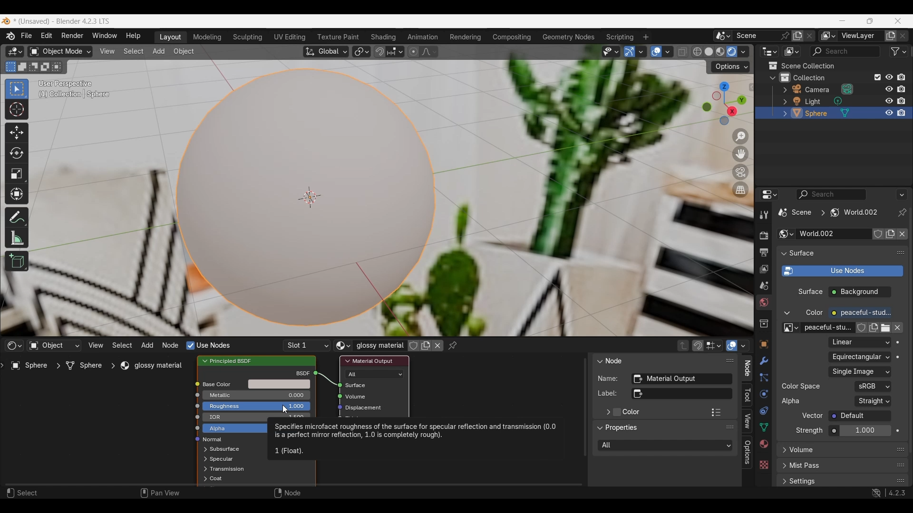 This screenshot has width=913, height=513. Describe the element at coordinates (878, 234) in the screenshot. I see `Fake user` at that location.